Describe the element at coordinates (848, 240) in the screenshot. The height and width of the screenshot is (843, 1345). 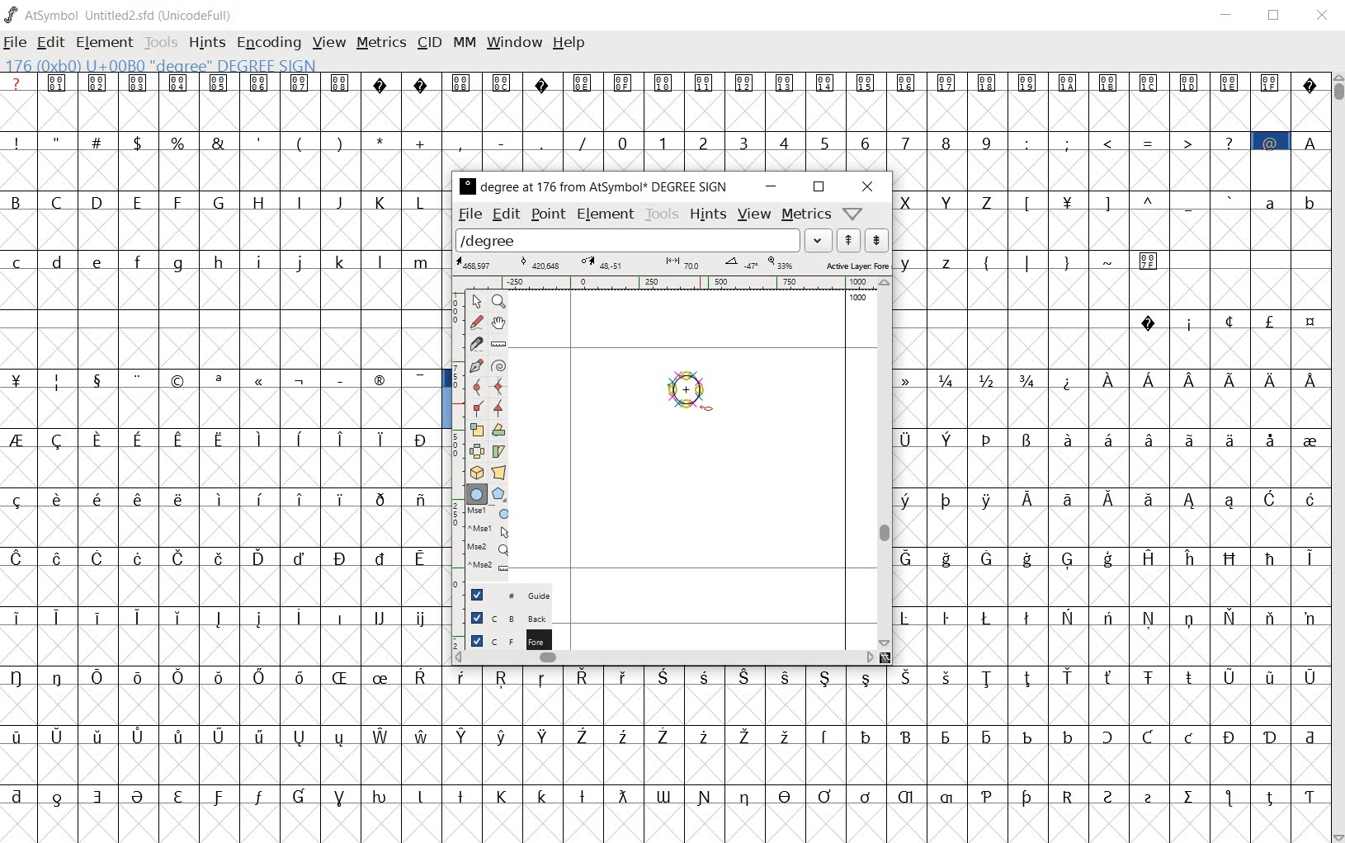
I see `show the next word on the list` at that location.